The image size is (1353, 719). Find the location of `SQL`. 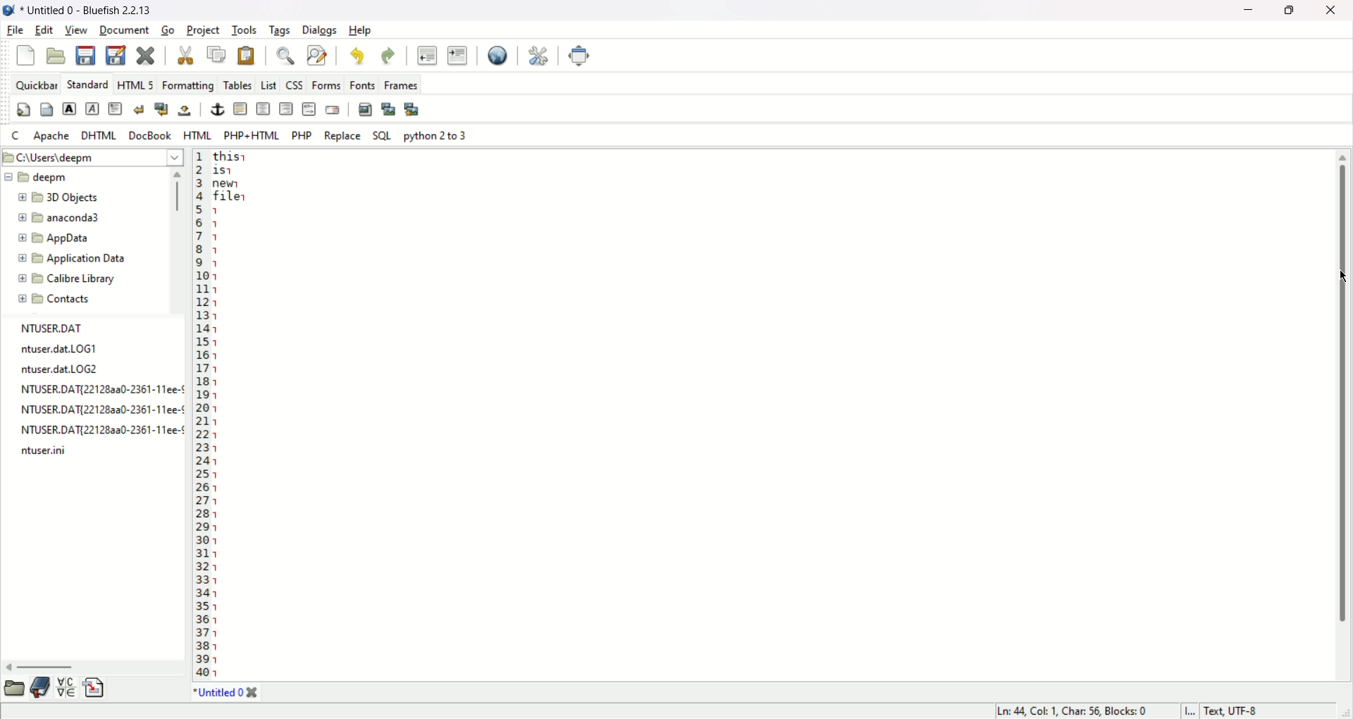

SQL is located at coordinates (383, 136).